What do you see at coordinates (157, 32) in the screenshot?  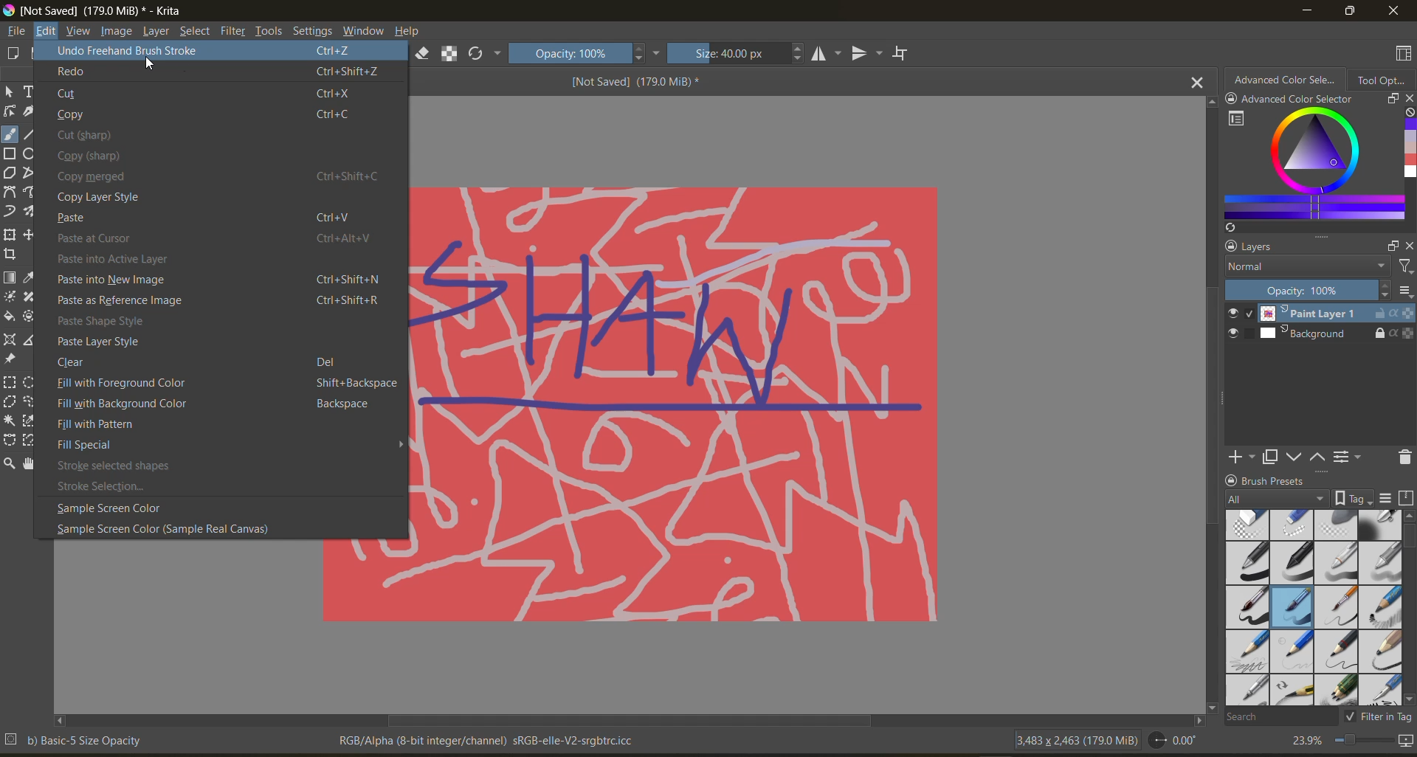 I see `layer` at bounding box center [157, 32].